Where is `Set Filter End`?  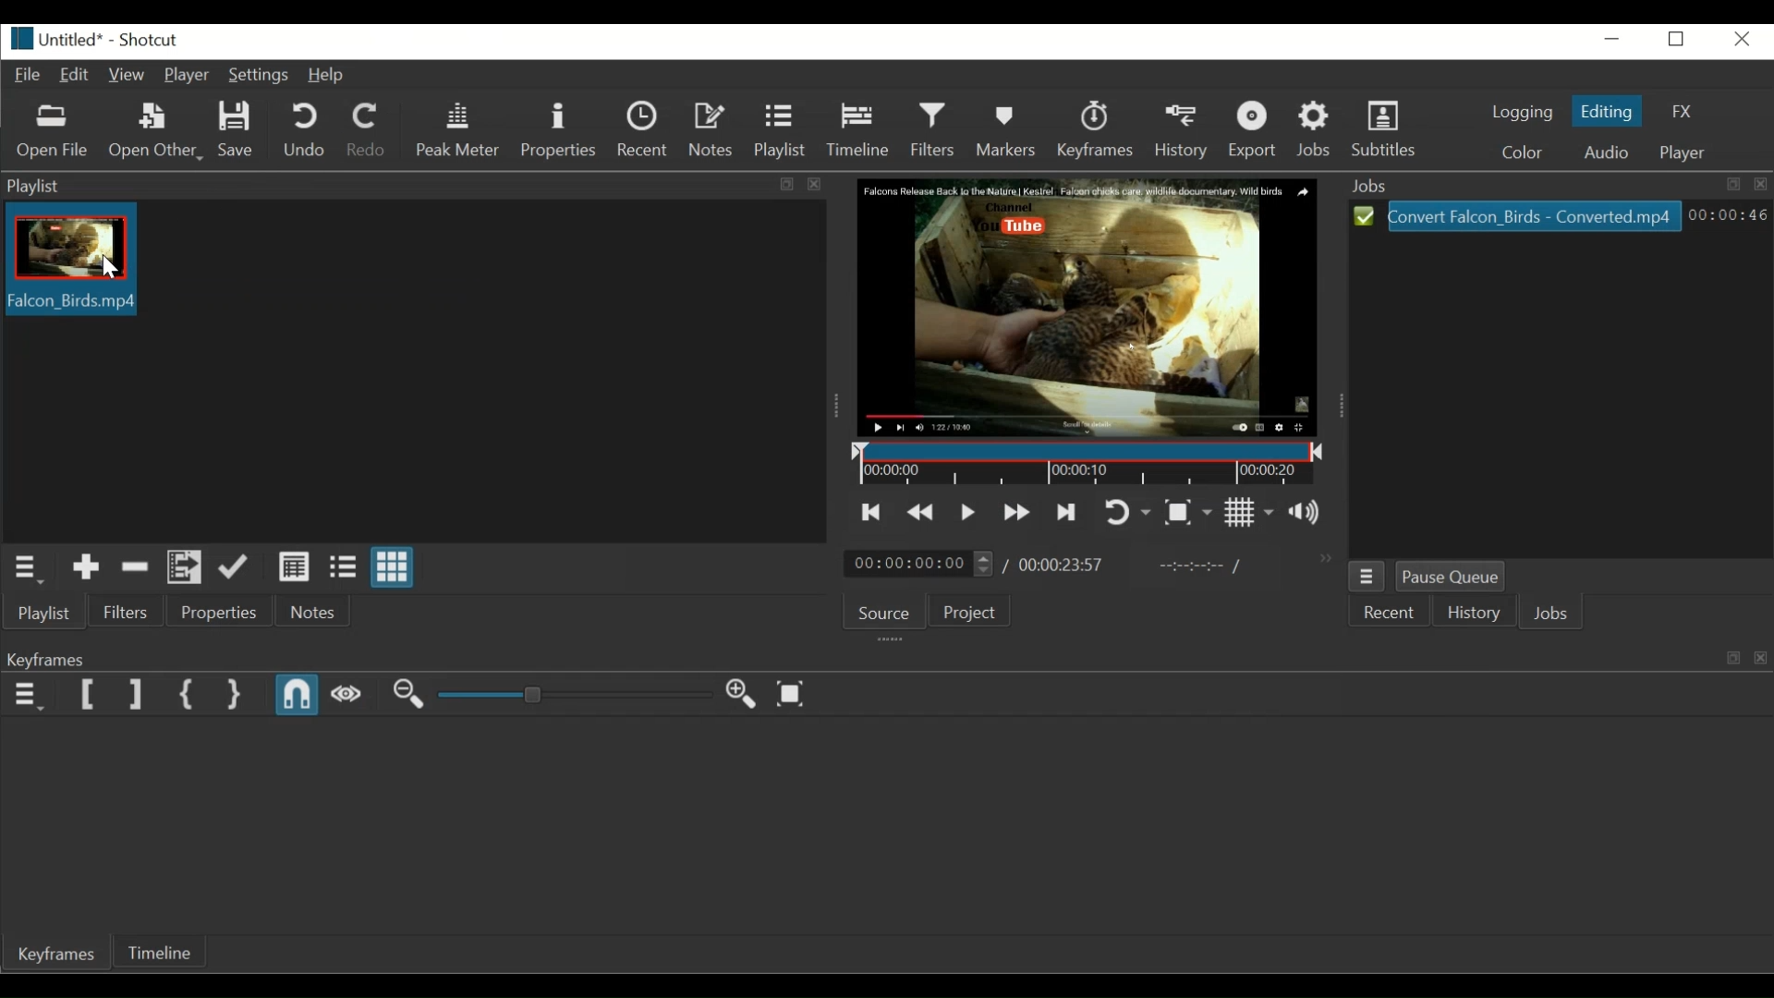 Set Filter End is located at coordinates (134, 694).